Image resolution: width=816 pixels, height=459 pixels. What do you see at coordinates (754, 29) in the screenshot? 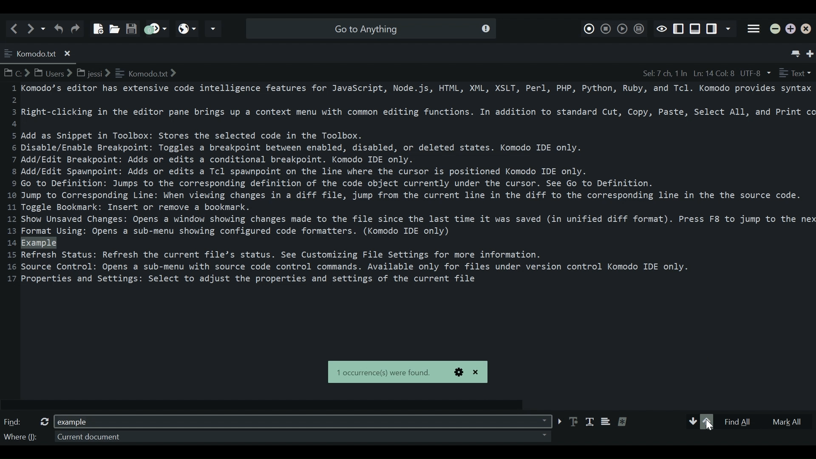
I see `Application menu` at bounding box center [754, 29].